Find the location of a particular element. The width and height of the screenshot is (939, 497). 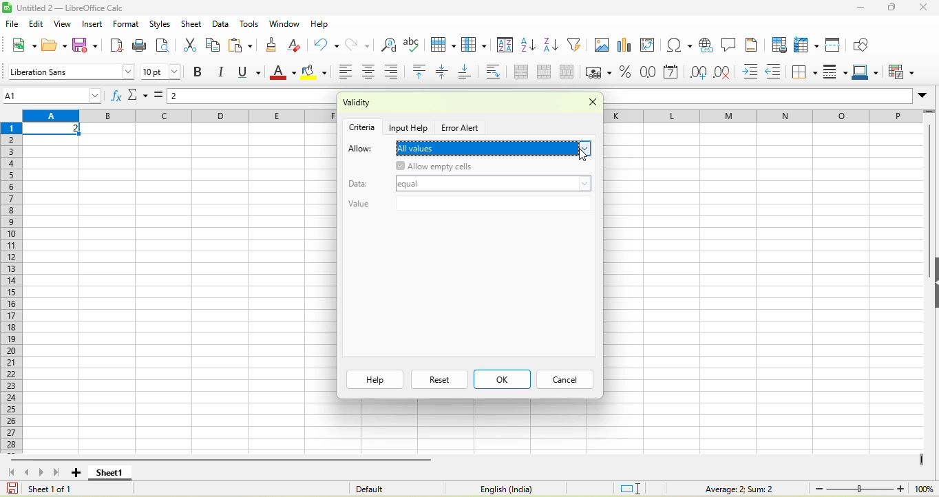

format as number is located at coordinates (649, 73).